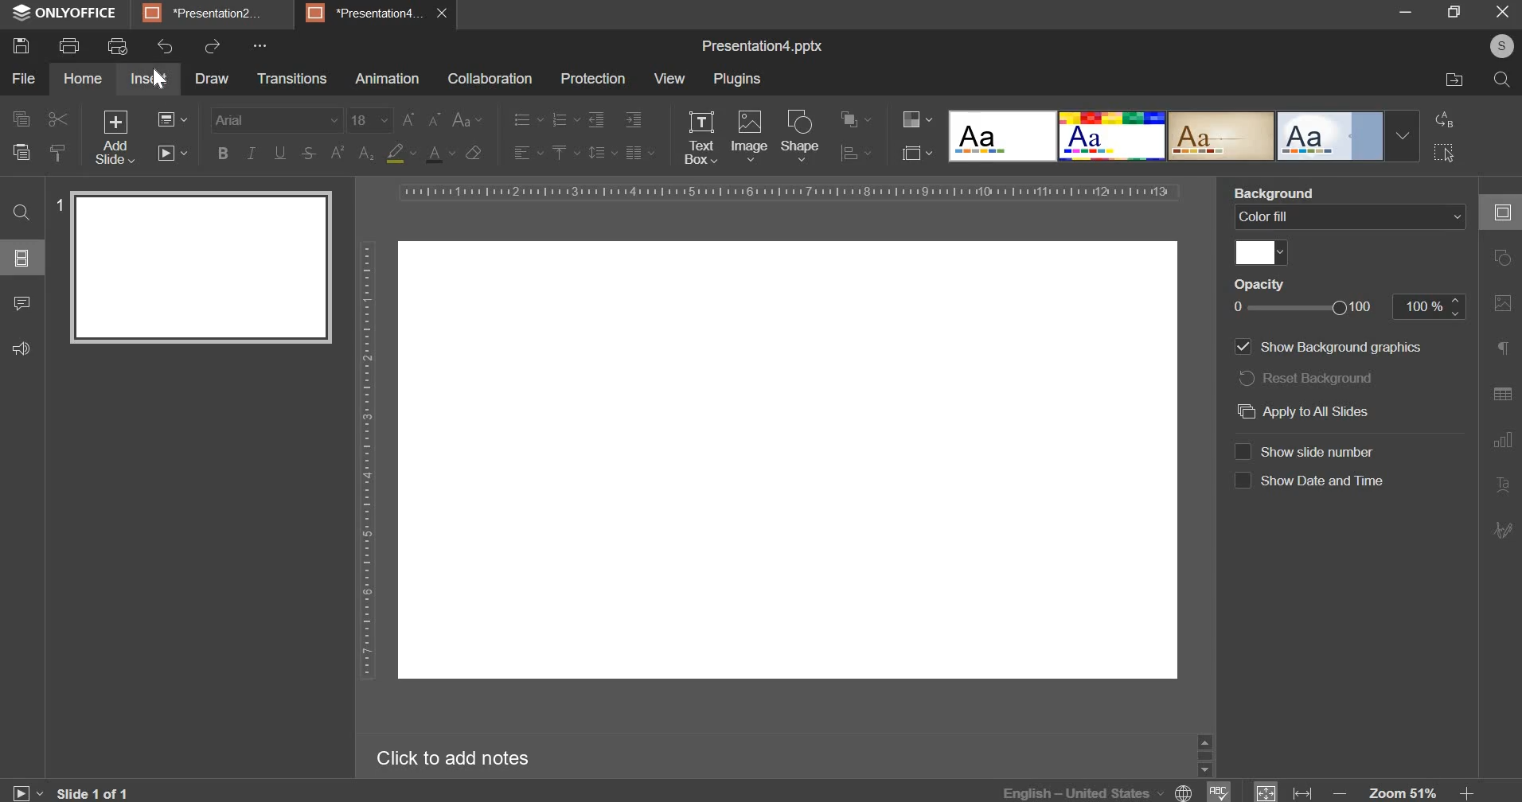 The height and width of the screenshot is (802, 1522). I want to click on paste, so click(21, 151).